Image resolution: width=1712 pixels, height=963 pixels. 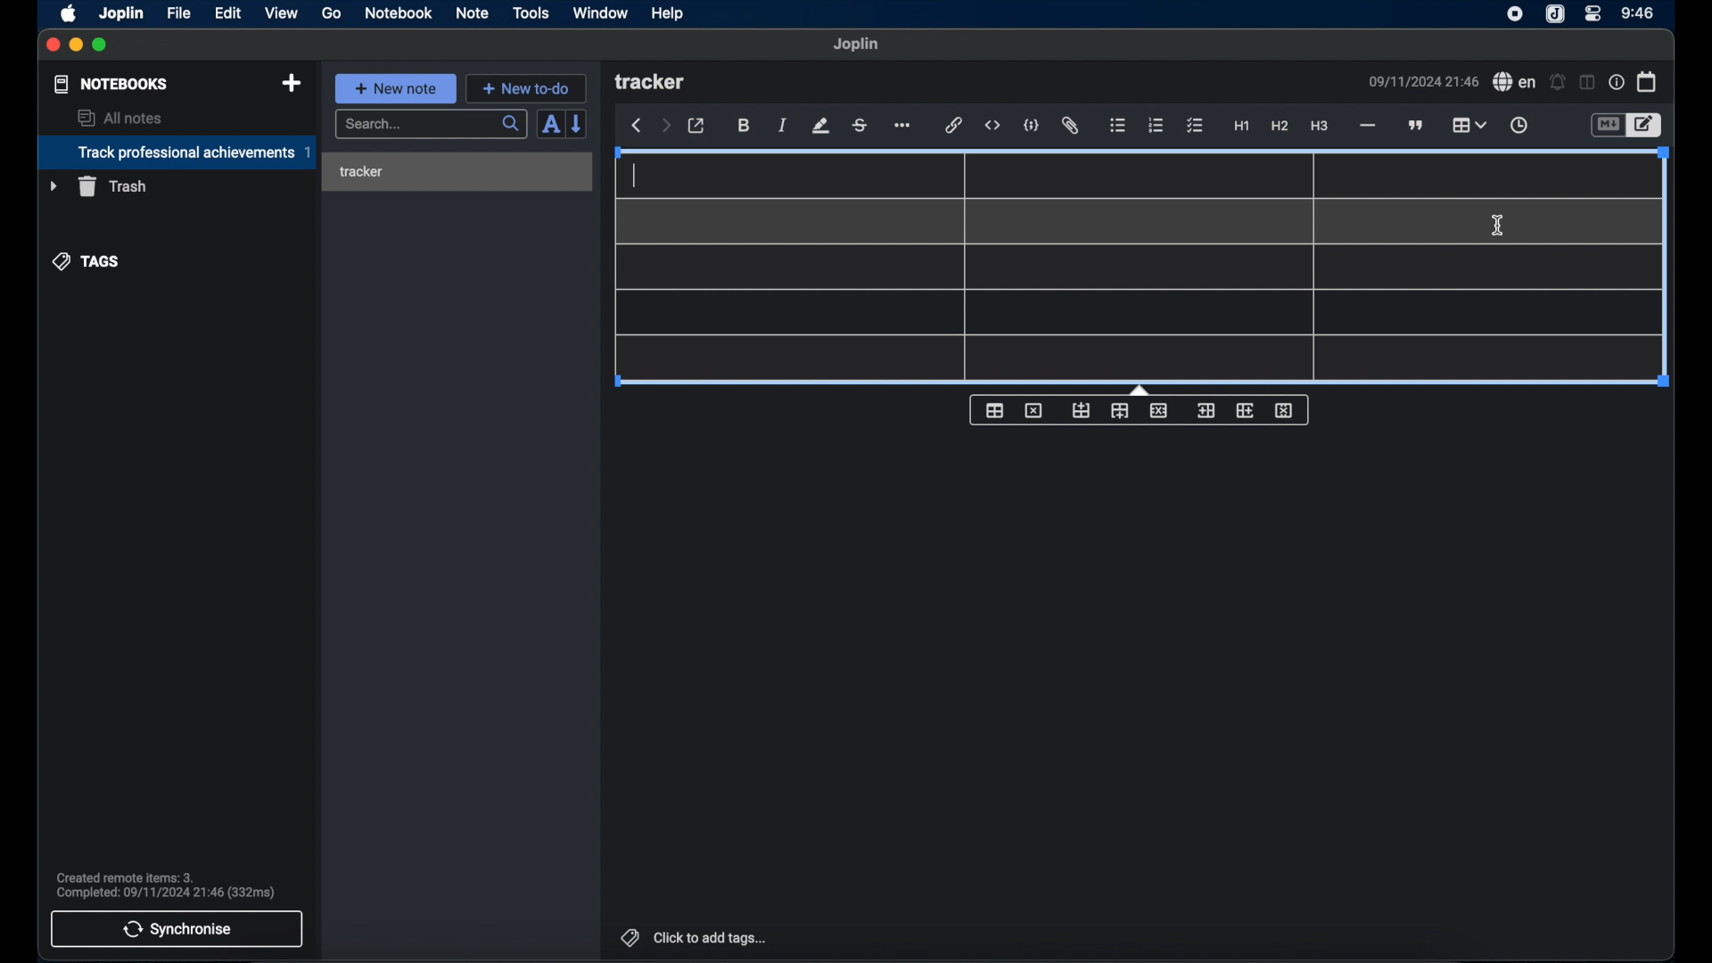 What do you see at coordinates (472, 12) in the screenshot?
I see `note` at bounding box center [472, 12].